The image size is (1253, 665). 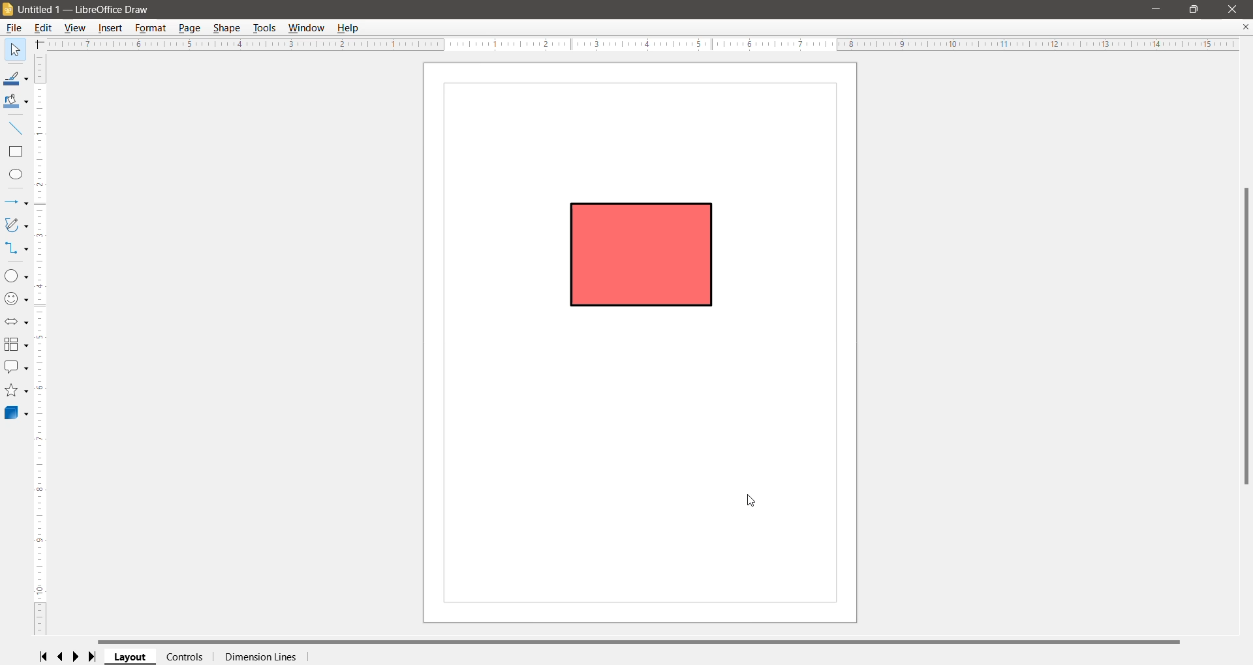 I want to click on Layout, so click(x=131, y=657).